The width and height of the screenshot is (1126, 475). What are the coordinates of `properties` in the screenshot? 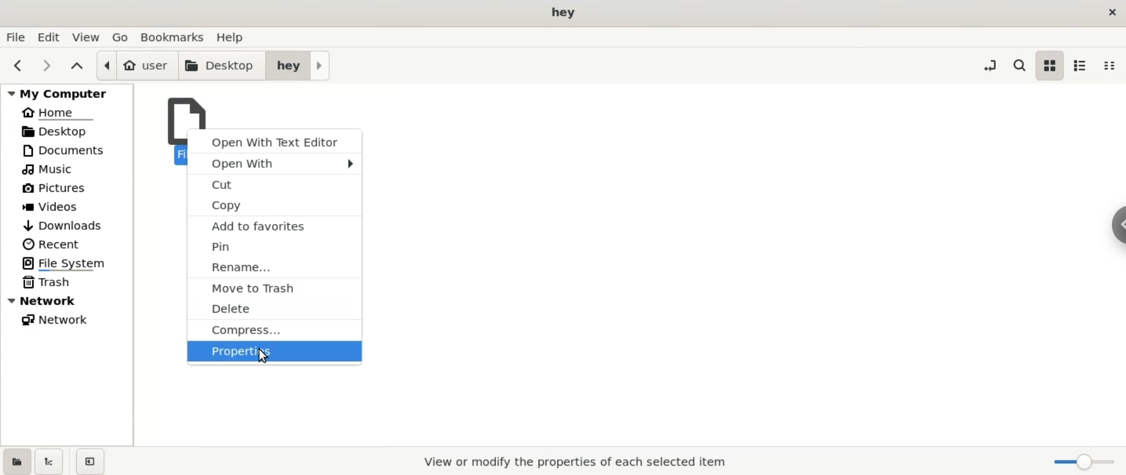 It's located at (275, 353).